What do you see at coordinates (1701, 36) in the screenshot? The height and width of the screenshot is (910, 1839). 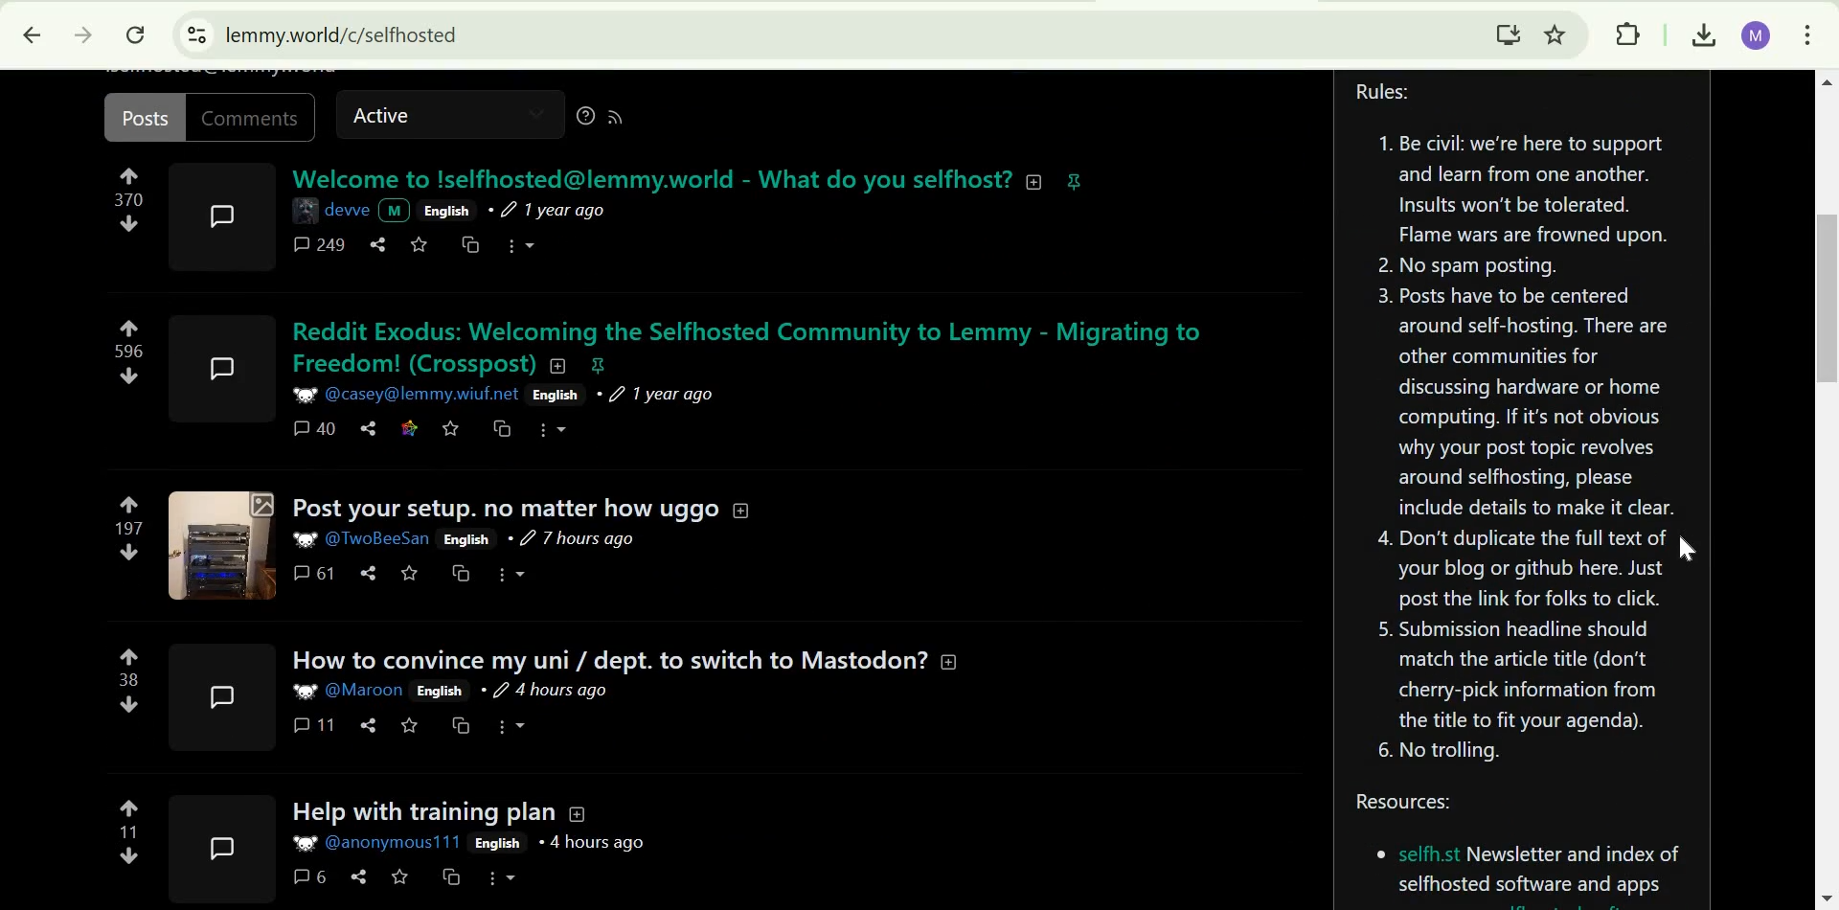 I see `downloads` at bounding box center [1701, 36].